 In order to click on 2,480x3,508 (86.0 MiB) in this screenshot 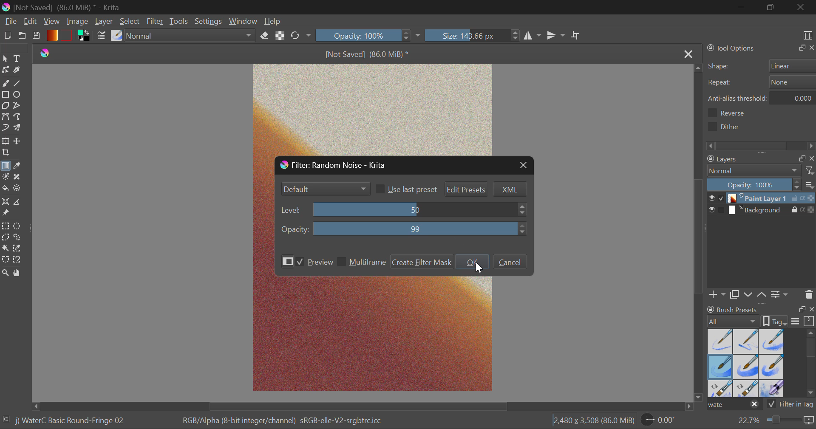, I will do `click(592, 421)`.